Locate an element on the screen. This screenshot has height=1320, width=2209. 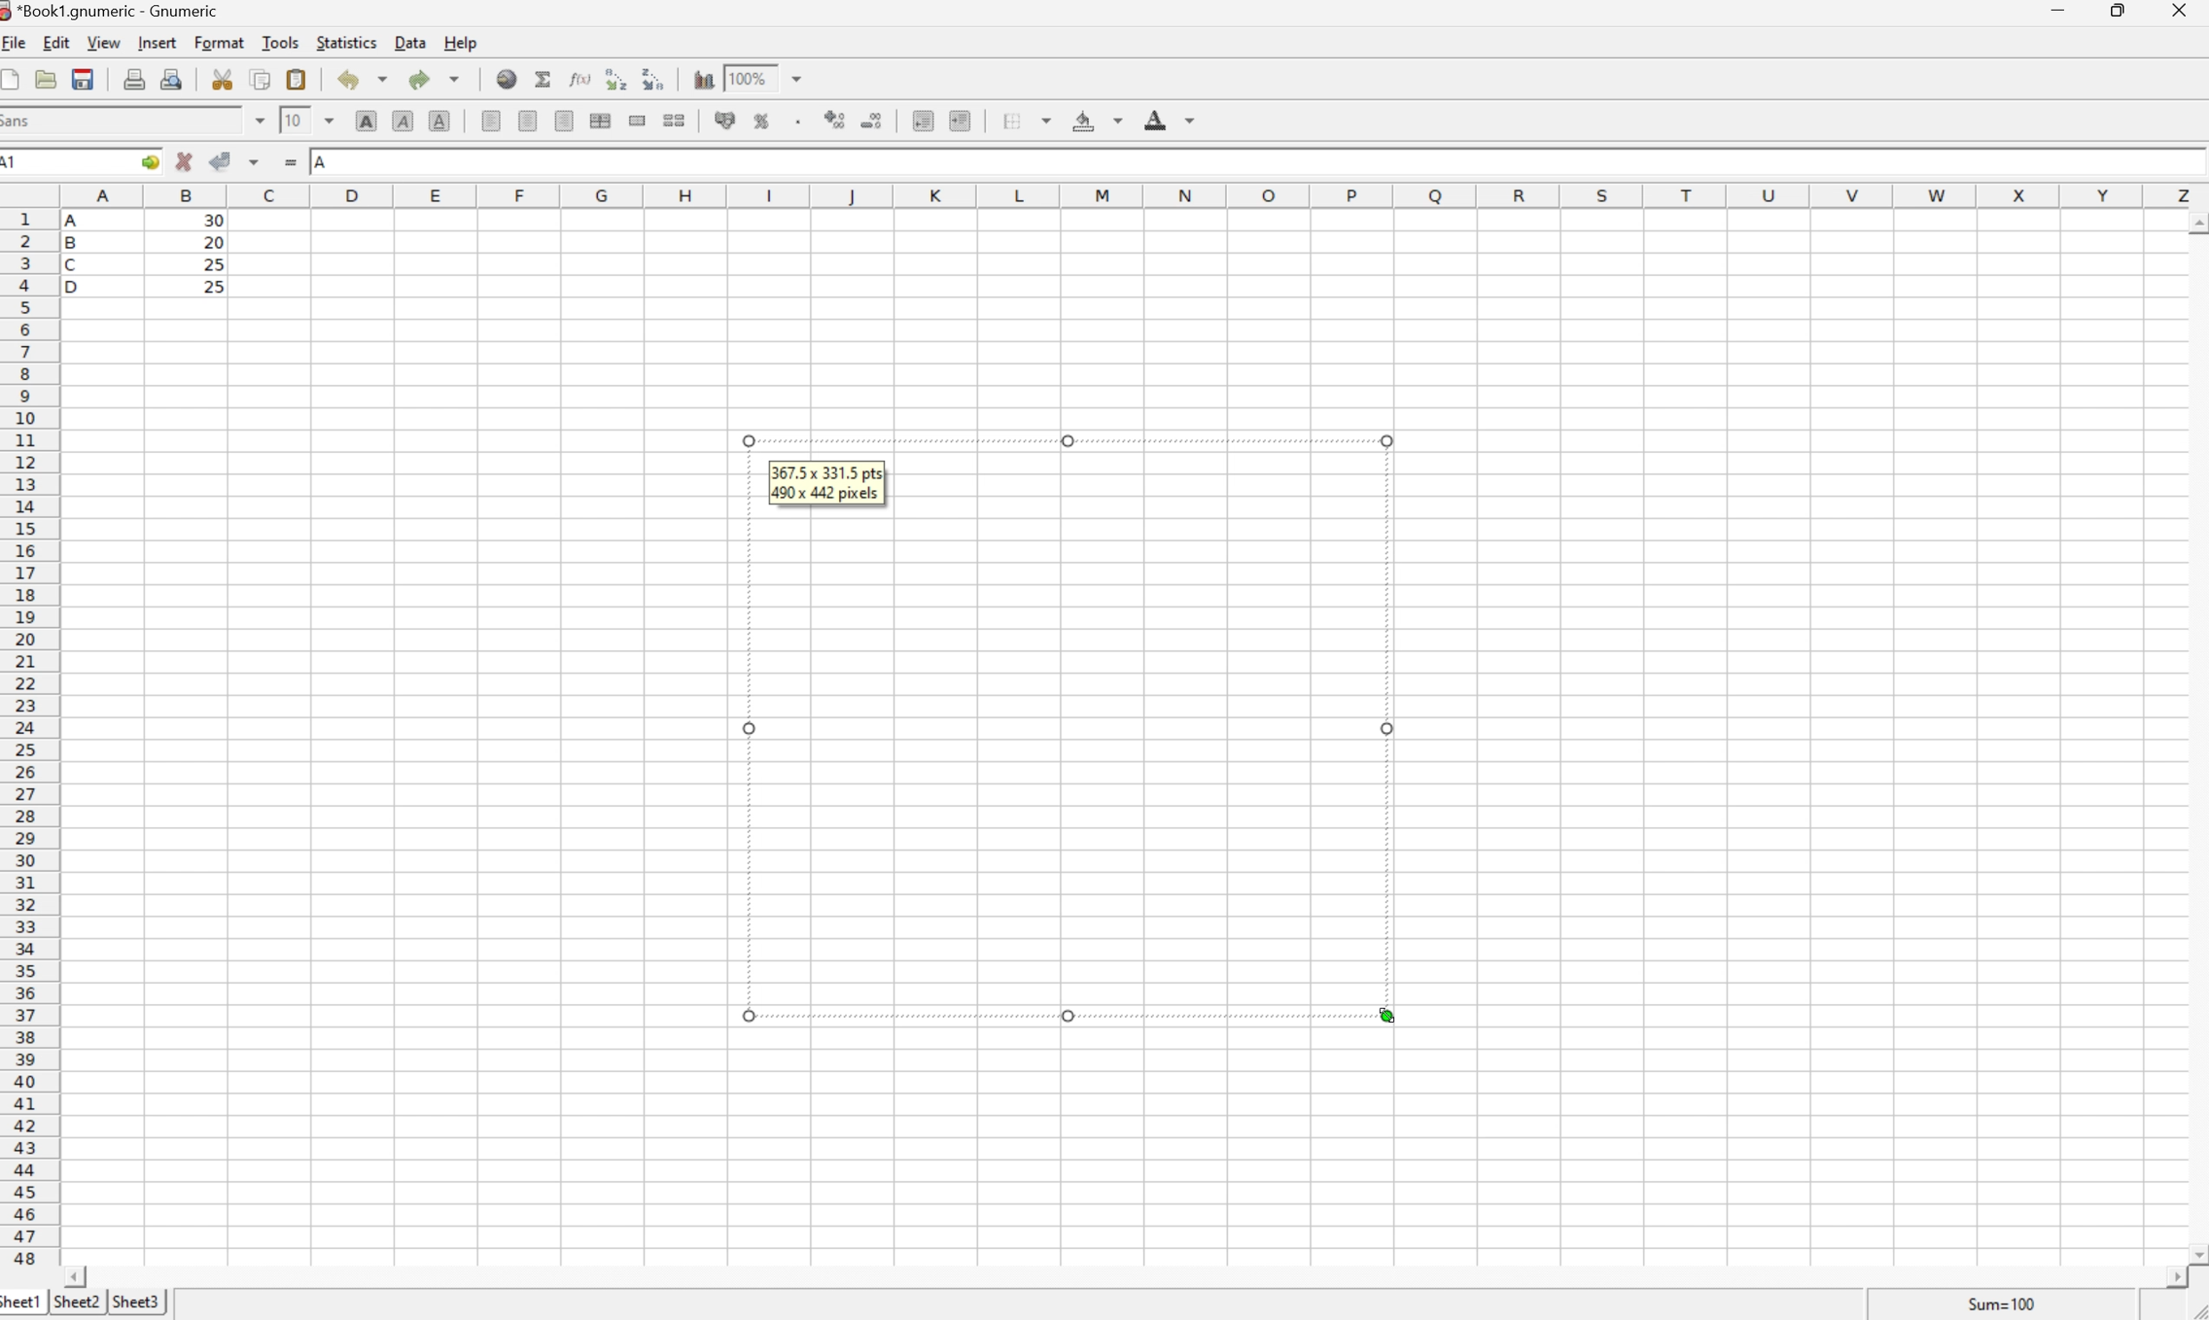
Sum into current cell is located at coordinates (544, 76).